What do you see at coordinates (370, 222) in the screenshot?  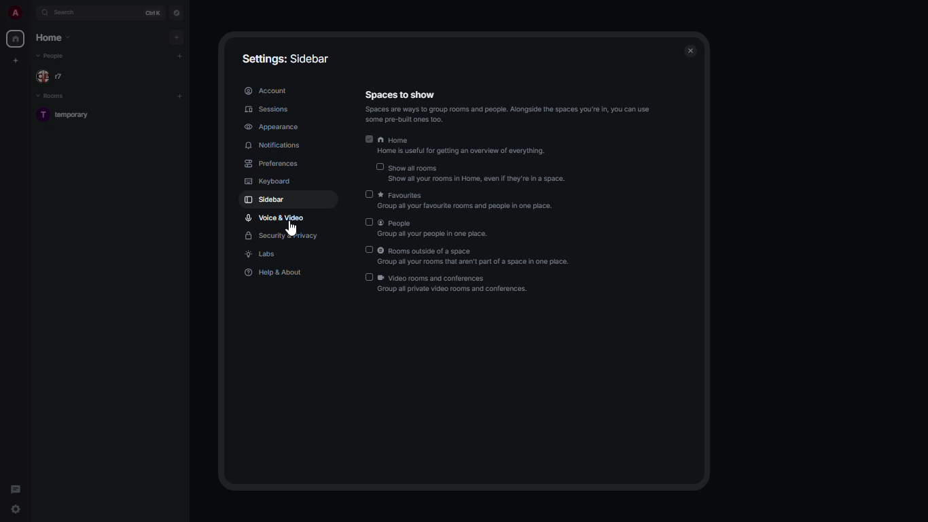 I see `disabled` at bounding box center [370, 222].